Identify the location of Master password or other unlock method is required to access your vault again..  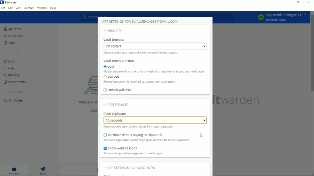
(155, 72).